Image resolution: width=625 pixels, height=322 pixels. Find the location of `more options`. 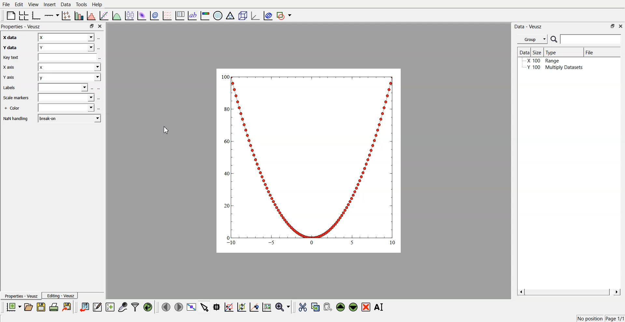

more options is located at coordinates (101, 99).